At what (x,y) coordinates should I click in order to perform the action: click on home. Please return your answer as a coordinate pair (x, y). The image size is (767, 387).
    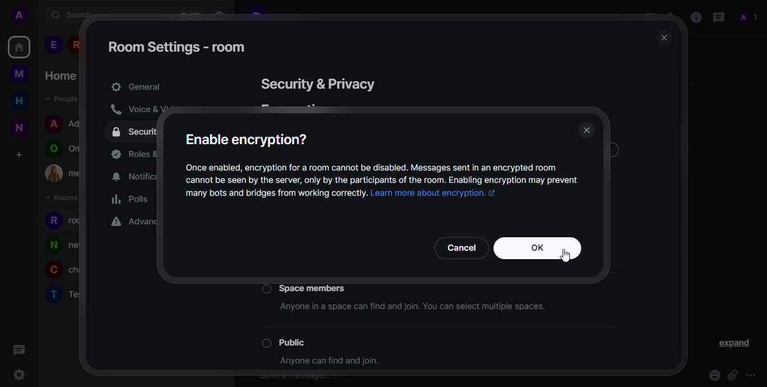
    Looking at the image, I should click on (60, 76).